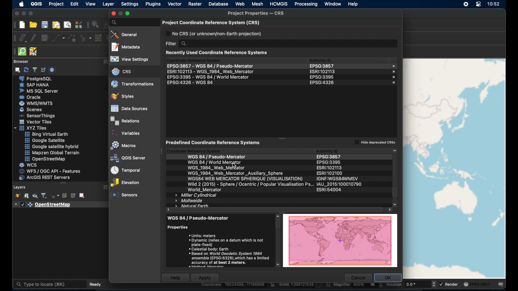  Describe the element at coordinates (67, 25) in the screenshot. I see `show layout manager` at that location.